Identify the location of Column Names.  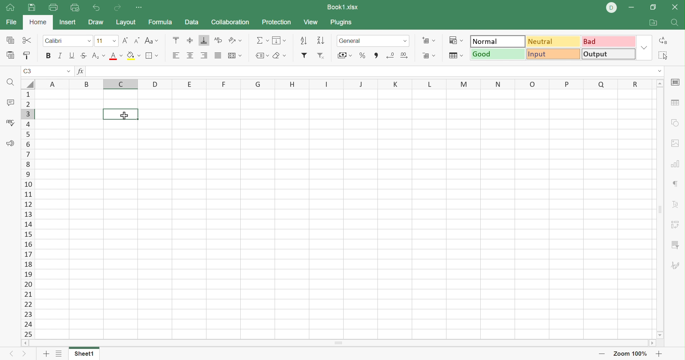
(343, 85).